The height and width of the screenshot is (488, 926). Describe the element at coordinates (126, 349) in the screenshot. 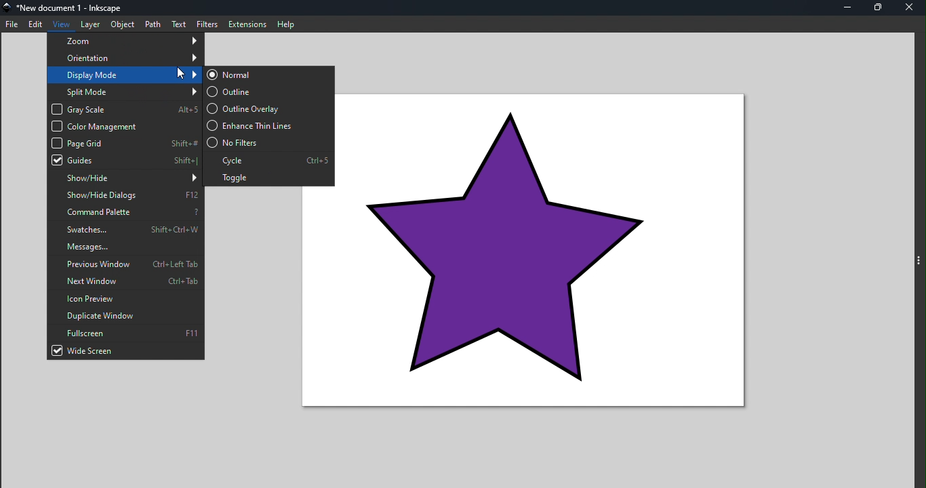

I see `Wide screen` at that location.